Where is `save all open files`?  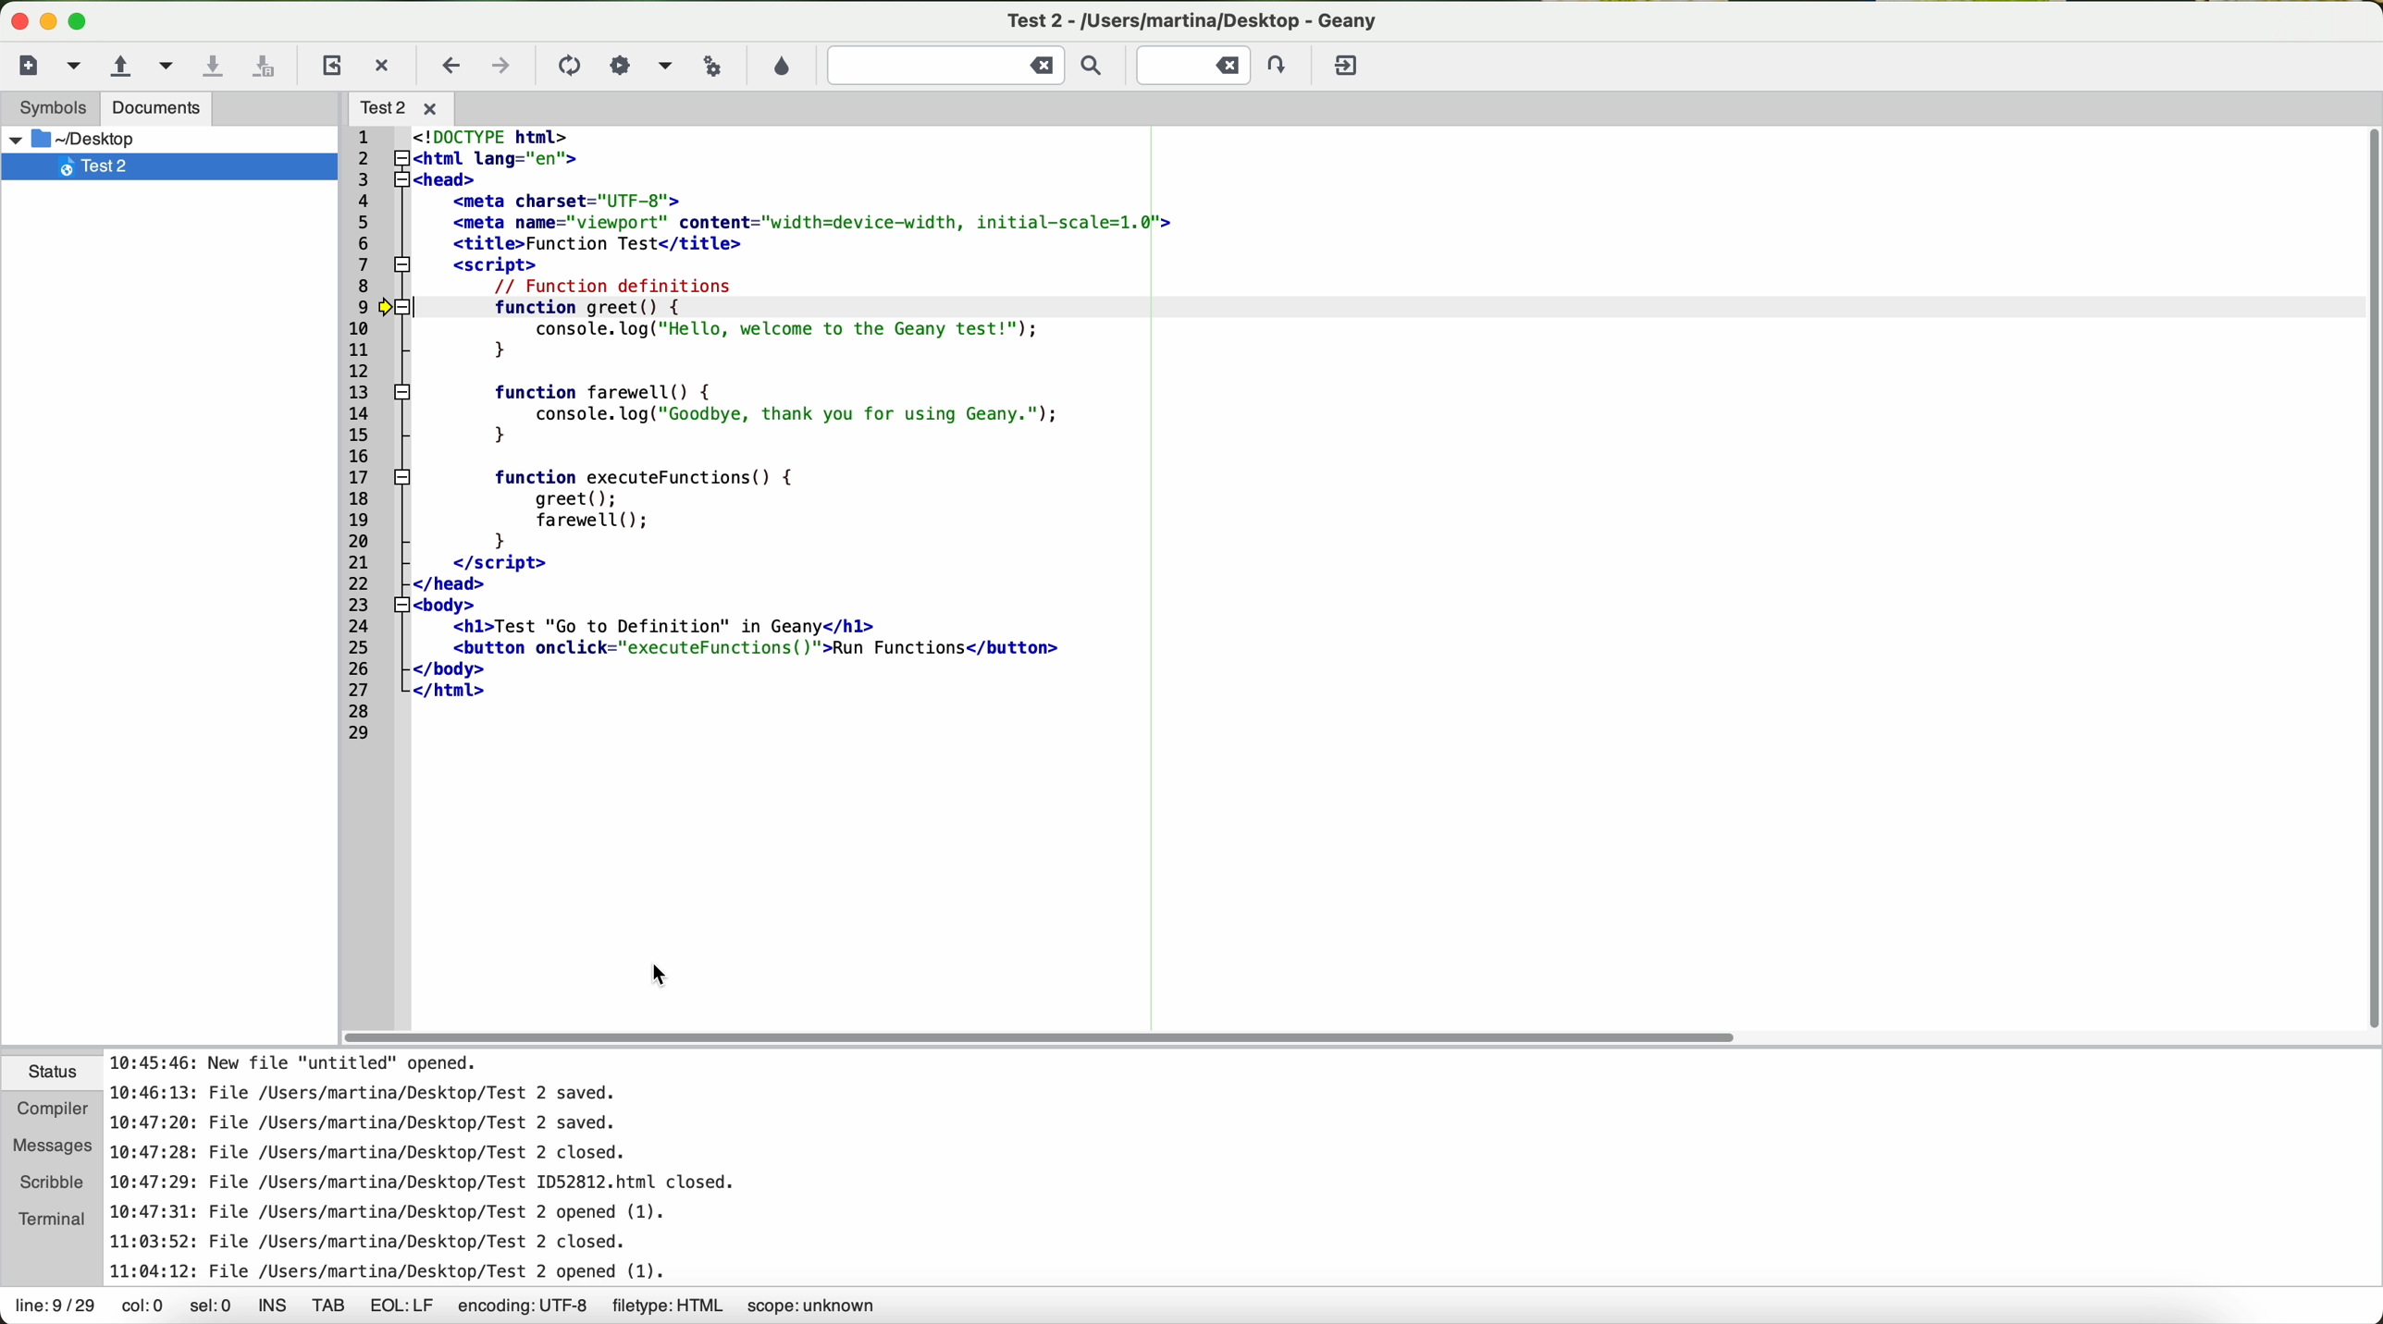
save all open files is located at coordinates (264, 69).